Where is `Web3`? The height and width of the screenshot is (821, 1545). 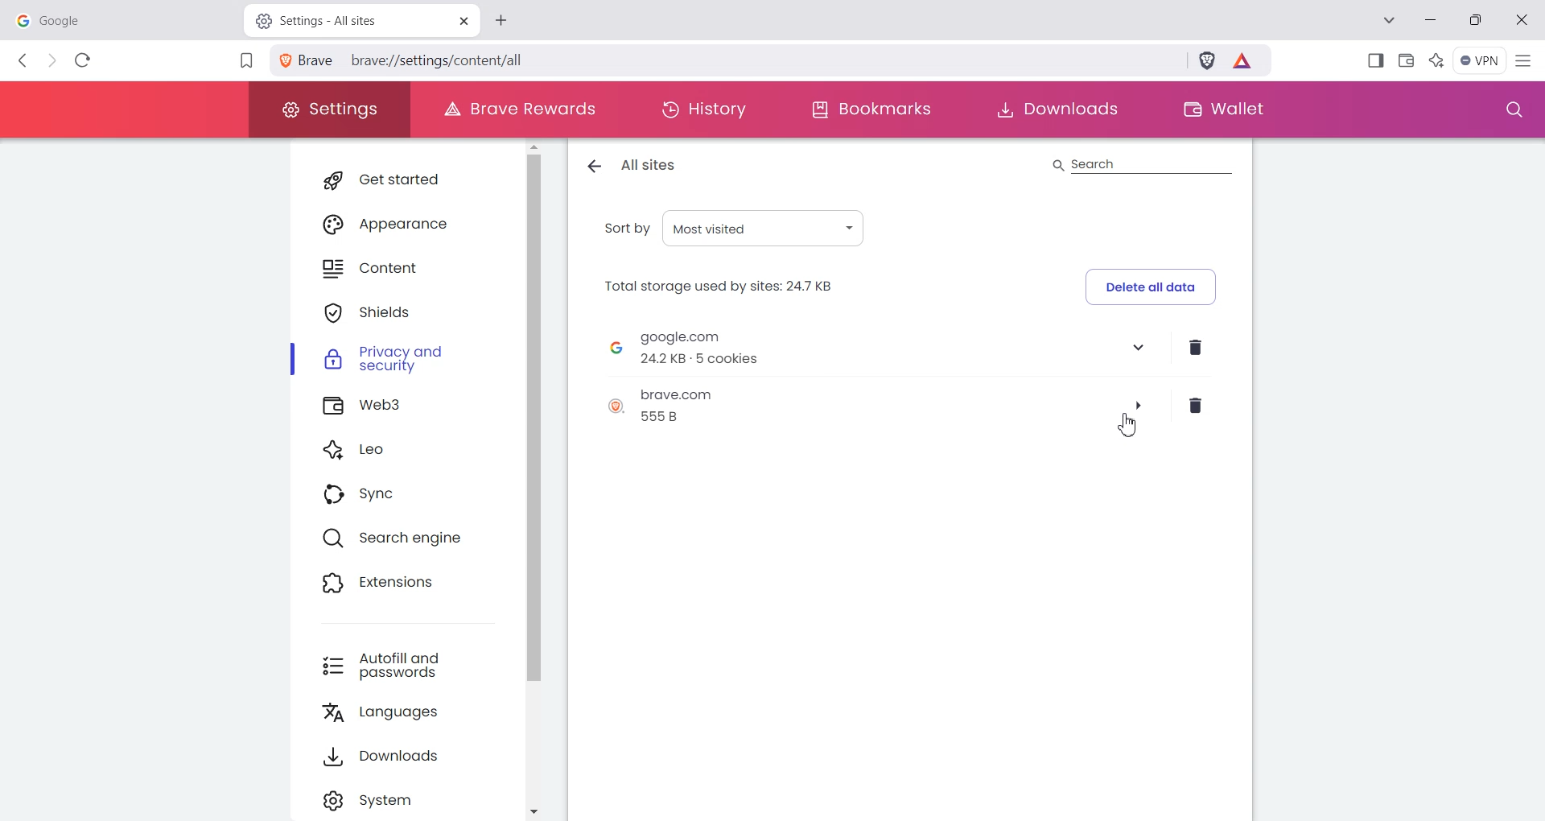 Web3 is located at coordinates (399, 407).